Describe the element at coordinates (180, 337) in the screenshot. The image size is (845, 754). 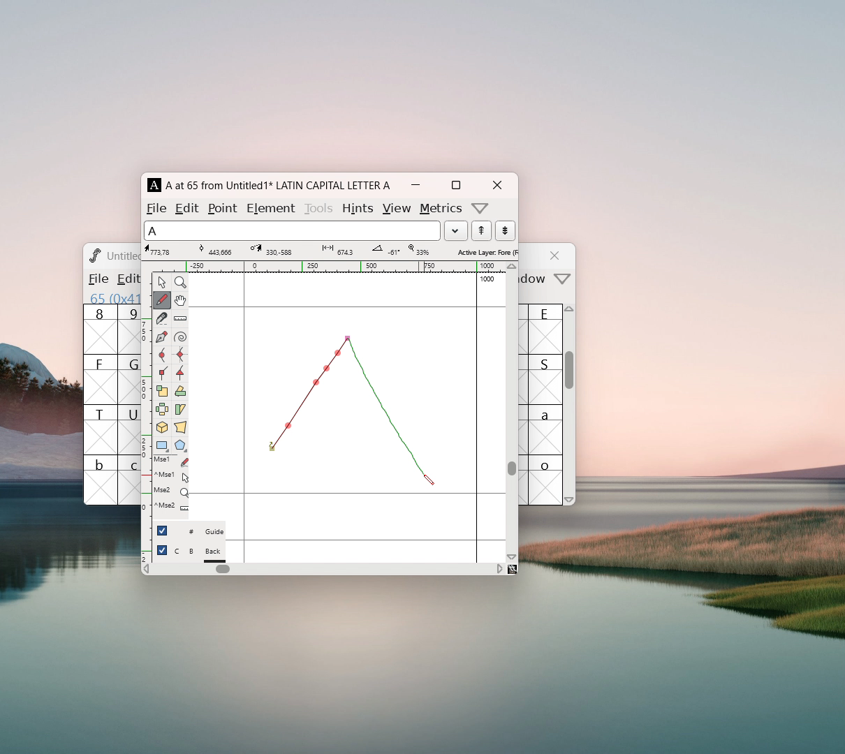
I see `toggle spiro` at that location.